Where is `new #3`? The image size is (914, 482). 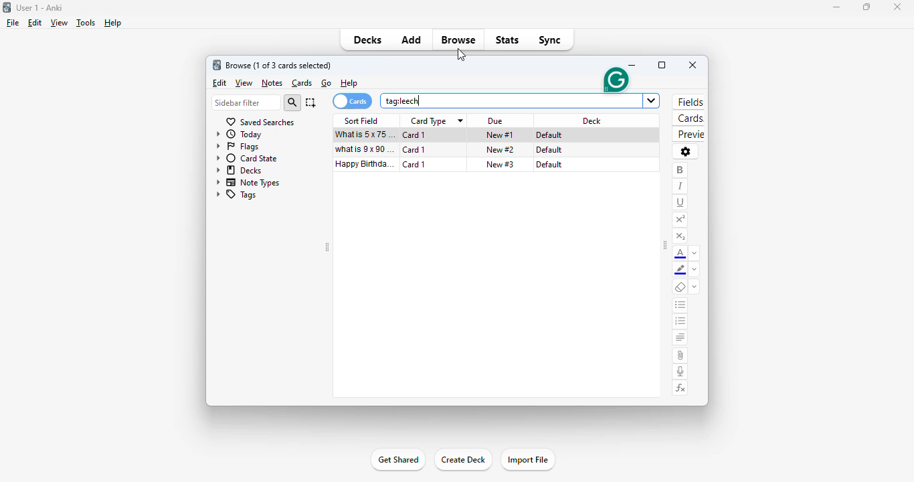 new #3 is located at coordinates (500, 164).